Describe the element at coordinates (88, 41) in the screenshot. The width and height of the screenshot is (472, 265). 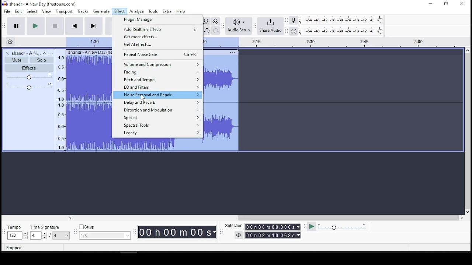
I see `track's timing` at that location.